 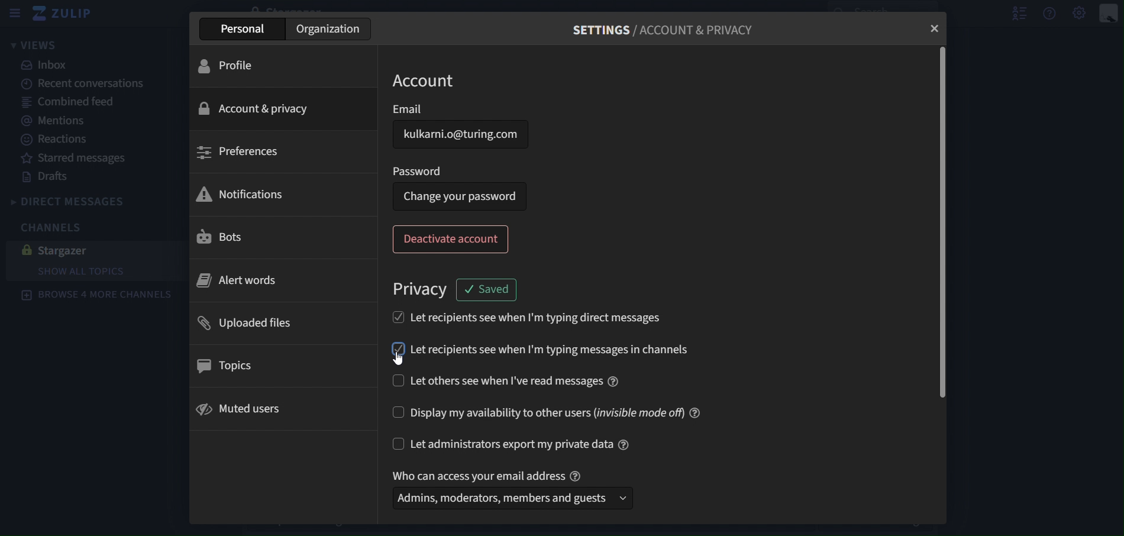 What do you see at coordinates (244, 29) in the screenshot?
I see `personal` at bounding box center [244, 29].